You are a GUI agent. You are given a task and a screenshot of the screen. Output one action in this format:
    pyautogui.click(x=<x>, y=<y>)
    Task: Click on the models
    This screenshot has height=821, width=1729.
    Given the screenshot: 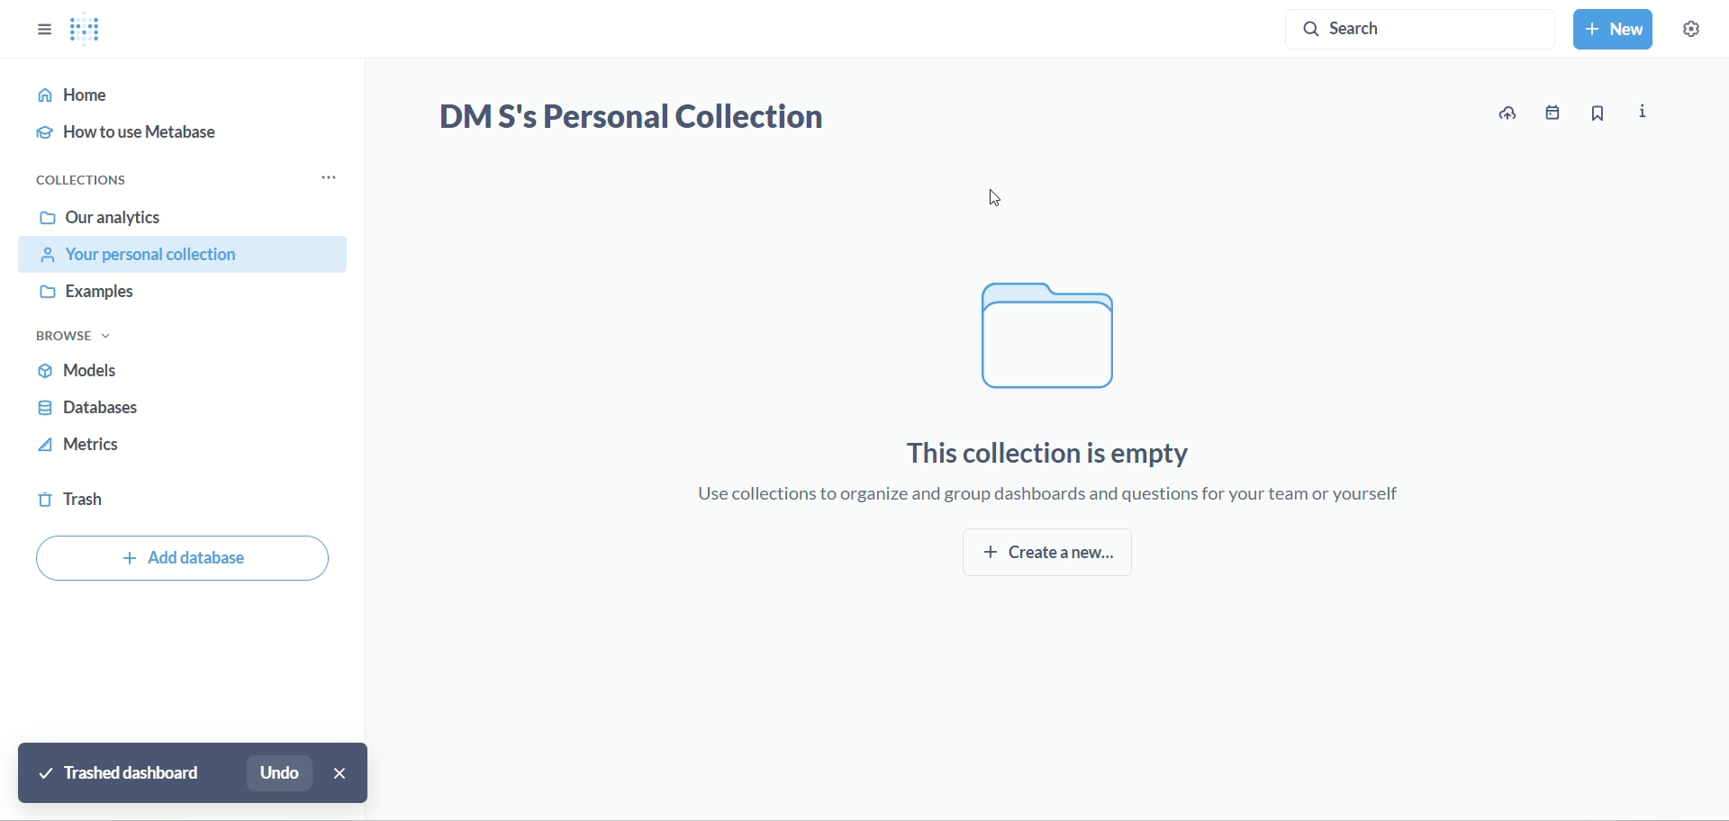 What is the action you would take?
    pyautogui.click(x=86, y=374)
    